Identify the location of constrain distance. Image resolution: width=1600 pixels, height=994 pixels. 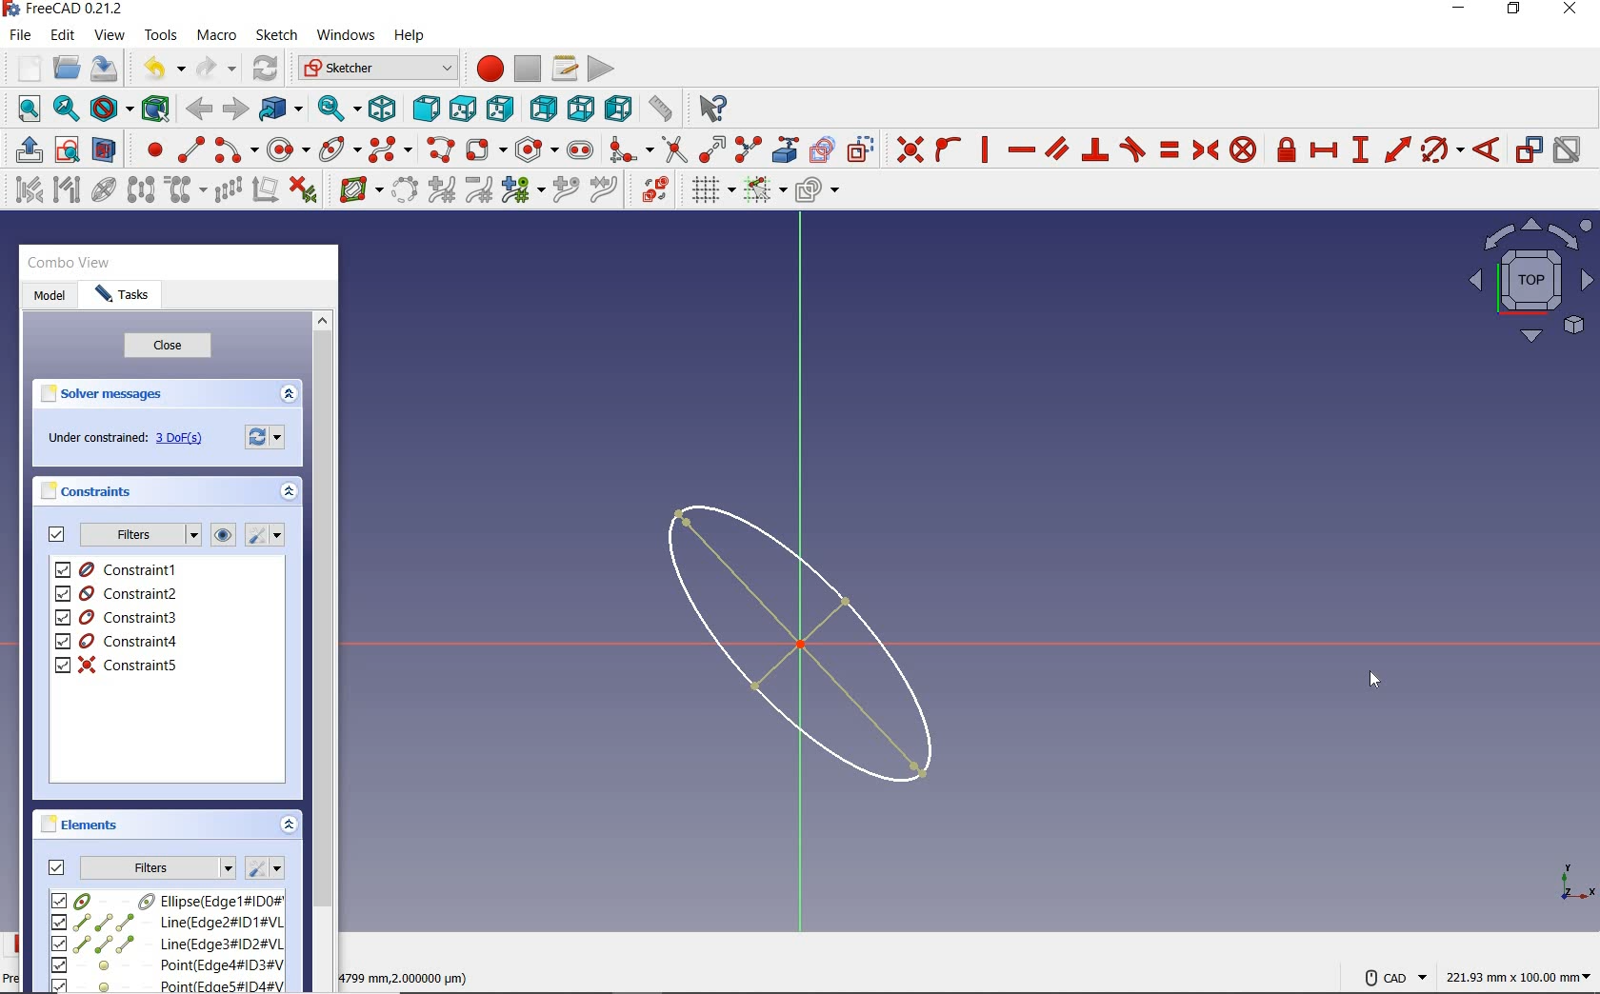
(1398, 148).